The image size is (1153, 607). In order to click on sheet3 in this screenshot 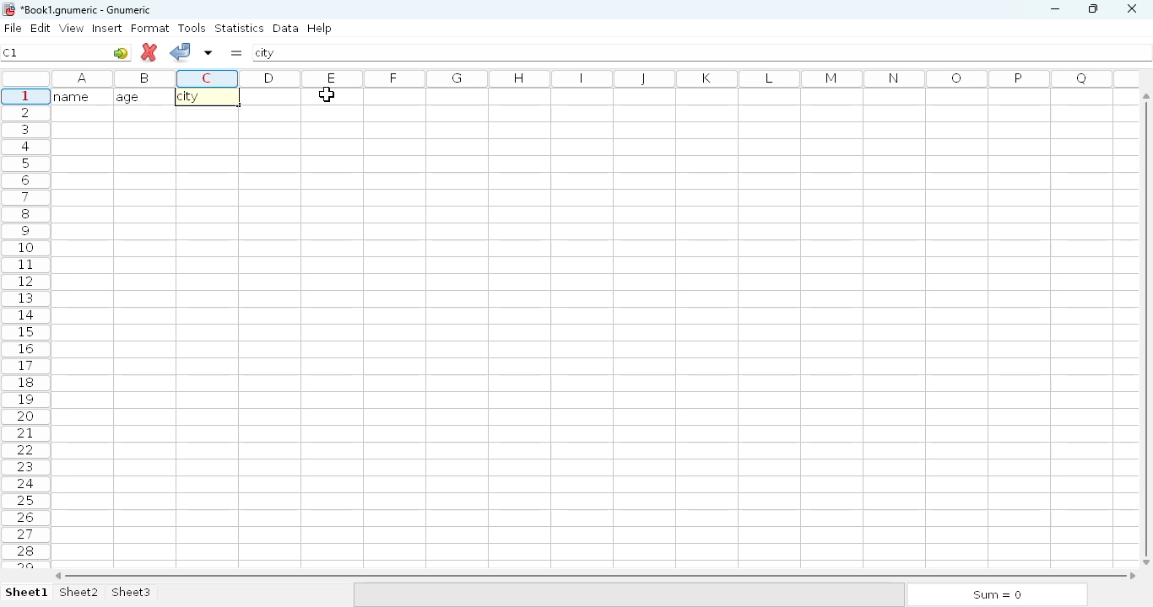, I will do `click(131, 593)`.